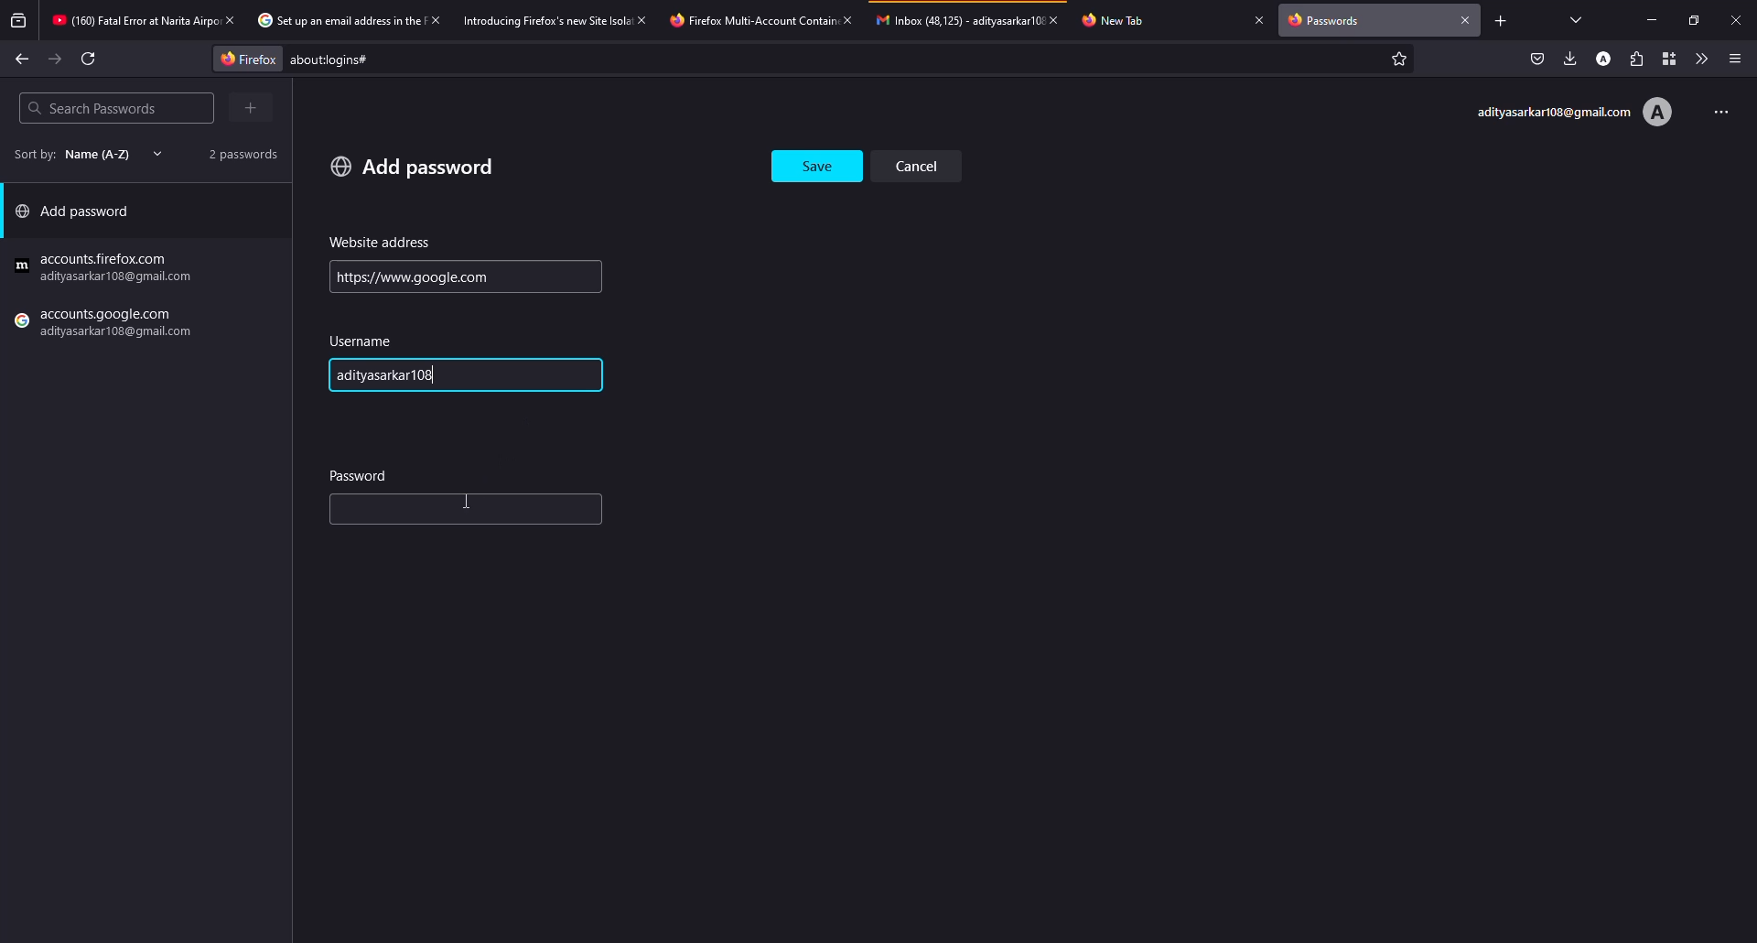 The image size is (1757, 943). Describe the element at coordinates (243, 58) in the screenshot. I see `firefox` at that location.